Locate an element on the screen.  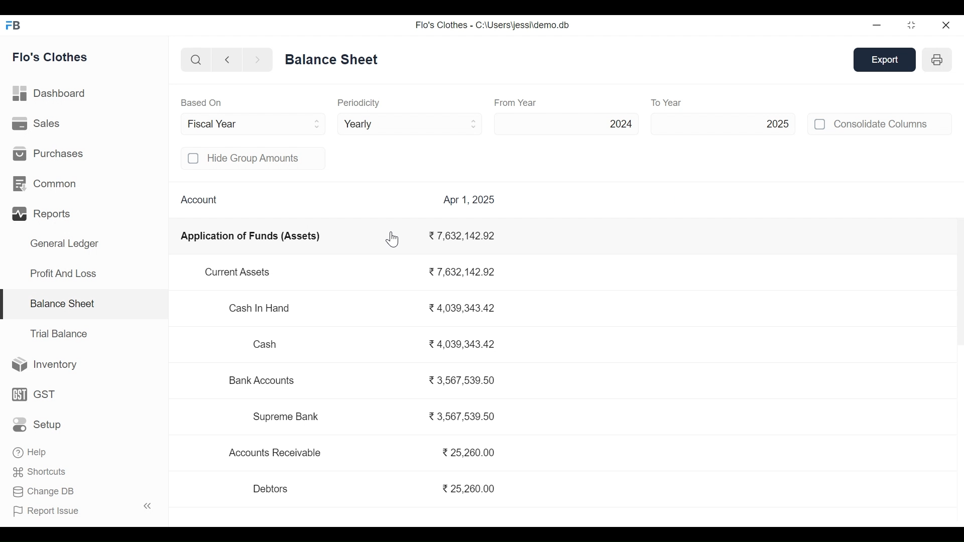
2025 is located at coordinates (723, 123).